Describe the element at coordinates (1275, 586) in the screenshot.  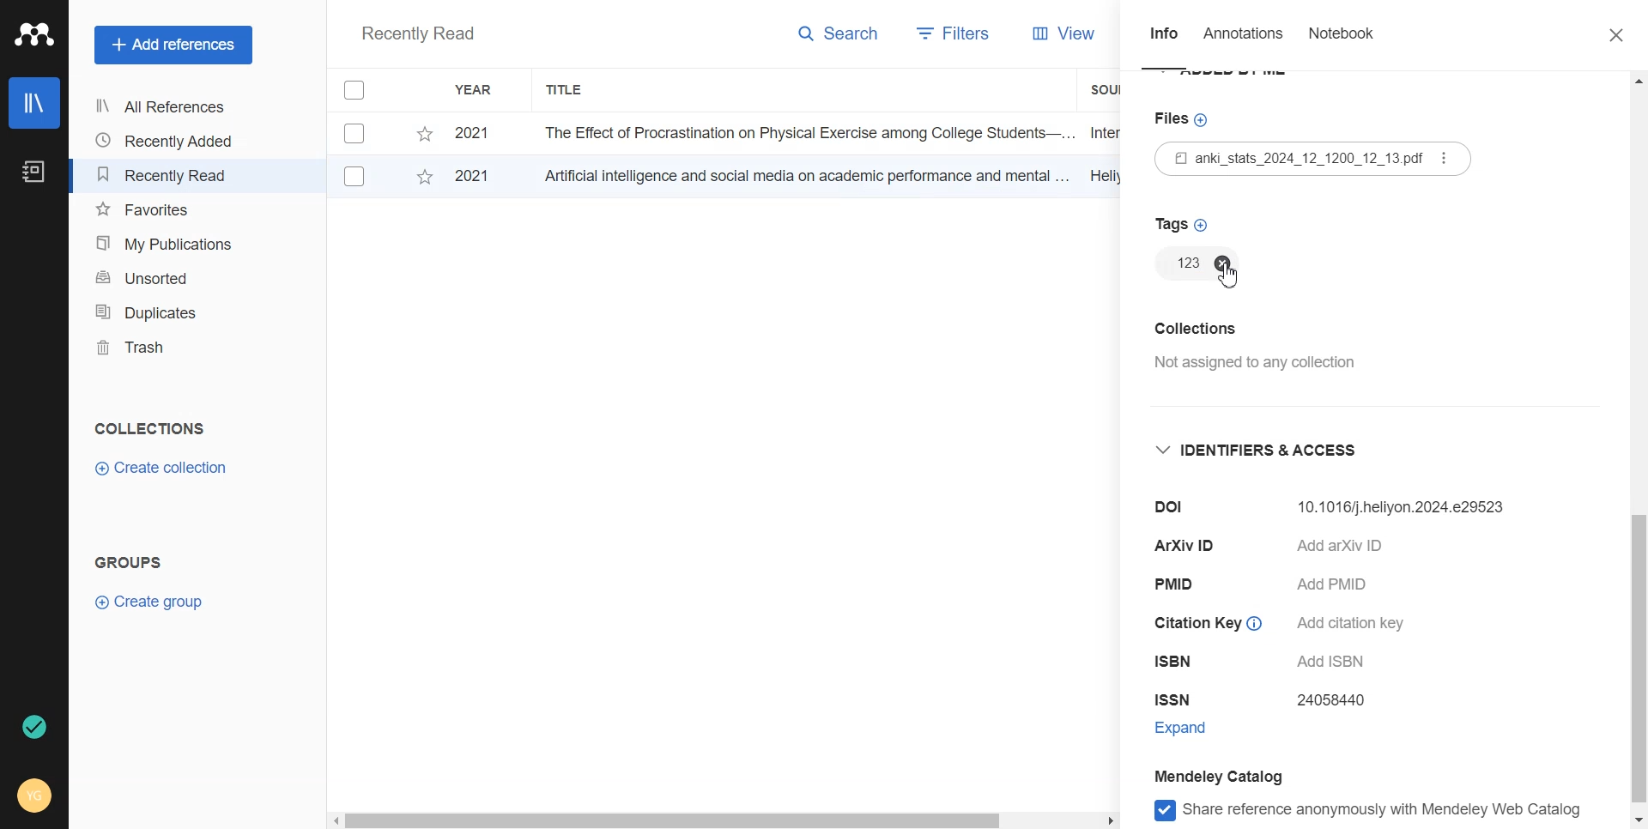
I see `PMID Add PMID` at that location.